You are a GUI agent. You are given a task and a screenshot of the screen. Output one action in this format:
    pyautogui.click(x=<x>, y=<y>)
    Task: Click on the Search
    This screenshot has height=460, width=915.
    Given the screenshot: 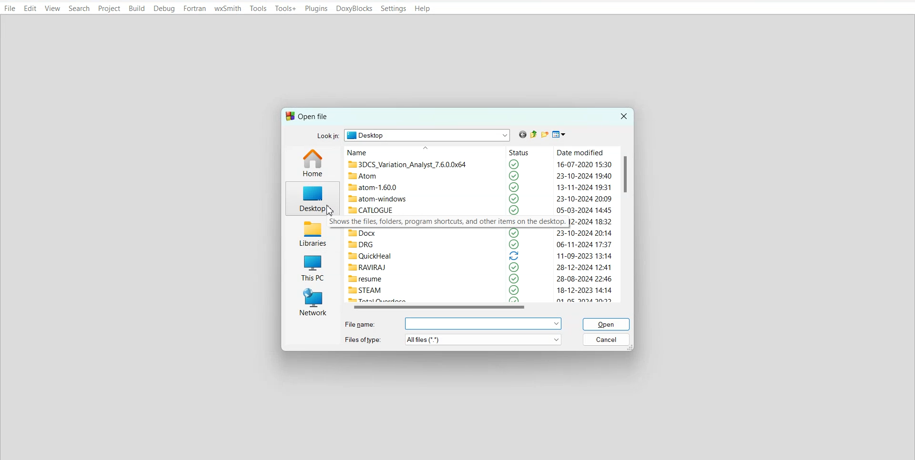 What is the action you would take?
    pyautogui.click(x=80, y=8)
    